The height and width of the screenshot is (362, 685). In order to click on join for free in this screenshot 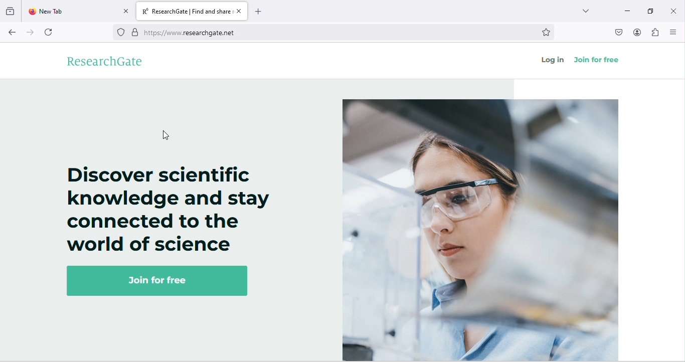, I will do `click(158, 282)`.